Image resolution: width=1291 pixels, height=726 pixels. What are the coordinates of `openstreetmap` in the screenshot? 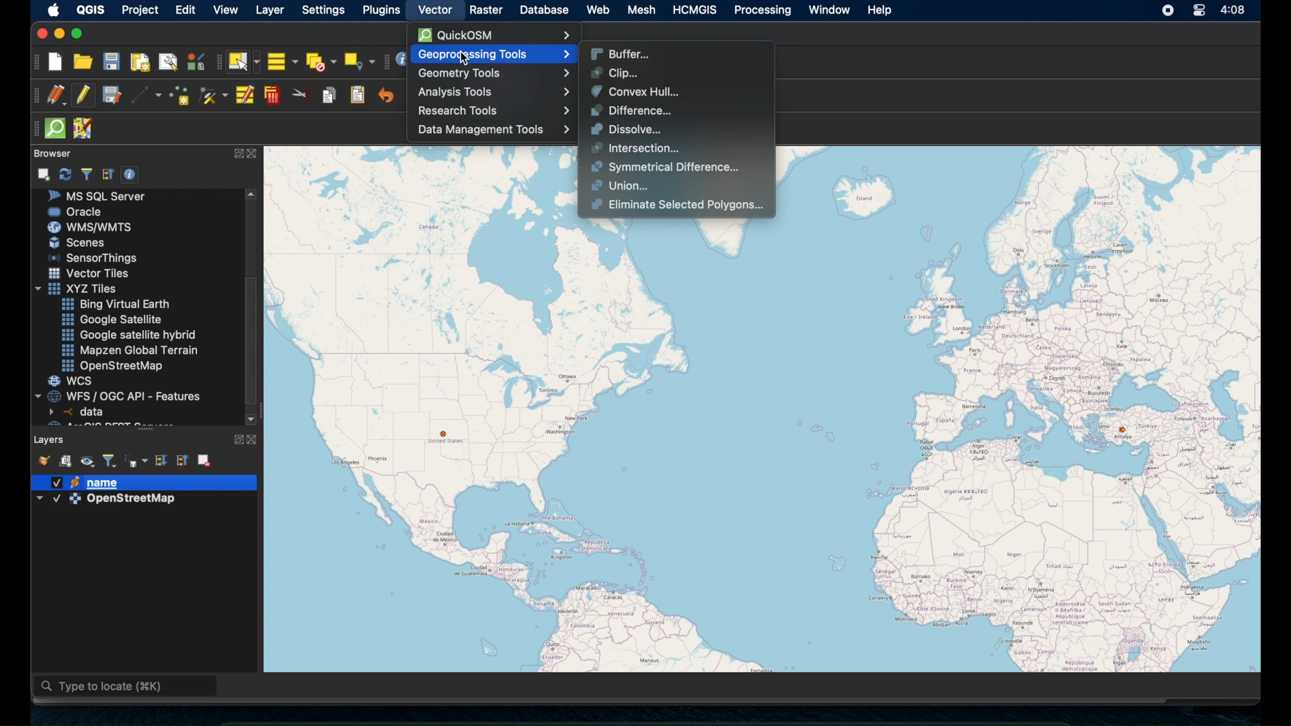 It's located at (115, 366).